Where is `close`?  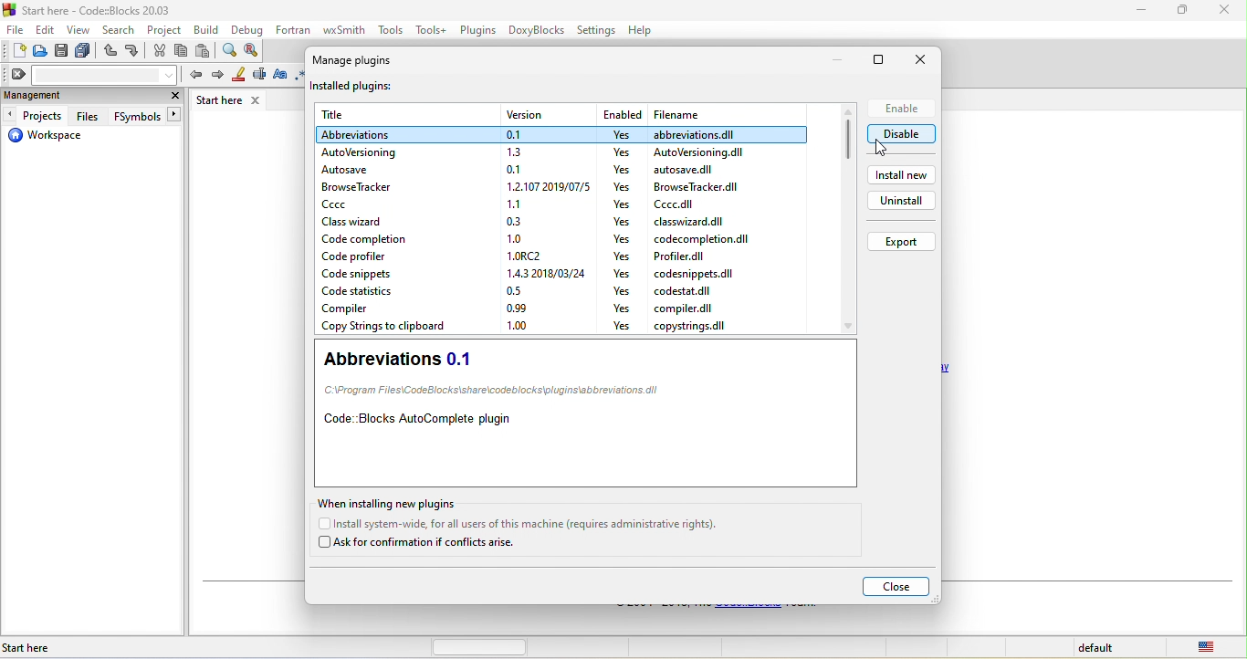
close is located at coordinates (173, 95).